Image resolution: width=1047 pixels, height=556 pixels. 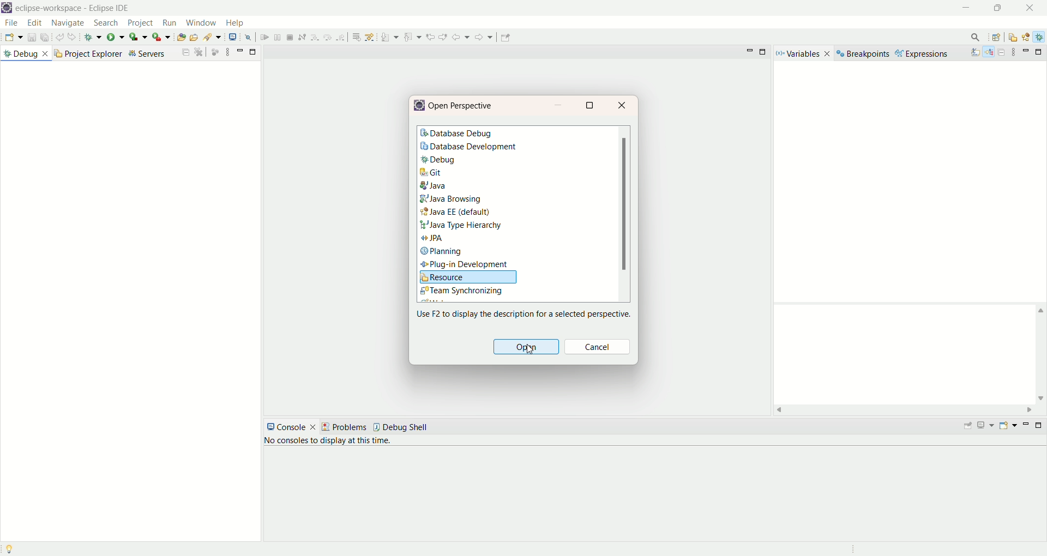 What do you see at coordinates (93, 37) in the screenshot?
I see `debug` at bounding box center [93, 37].